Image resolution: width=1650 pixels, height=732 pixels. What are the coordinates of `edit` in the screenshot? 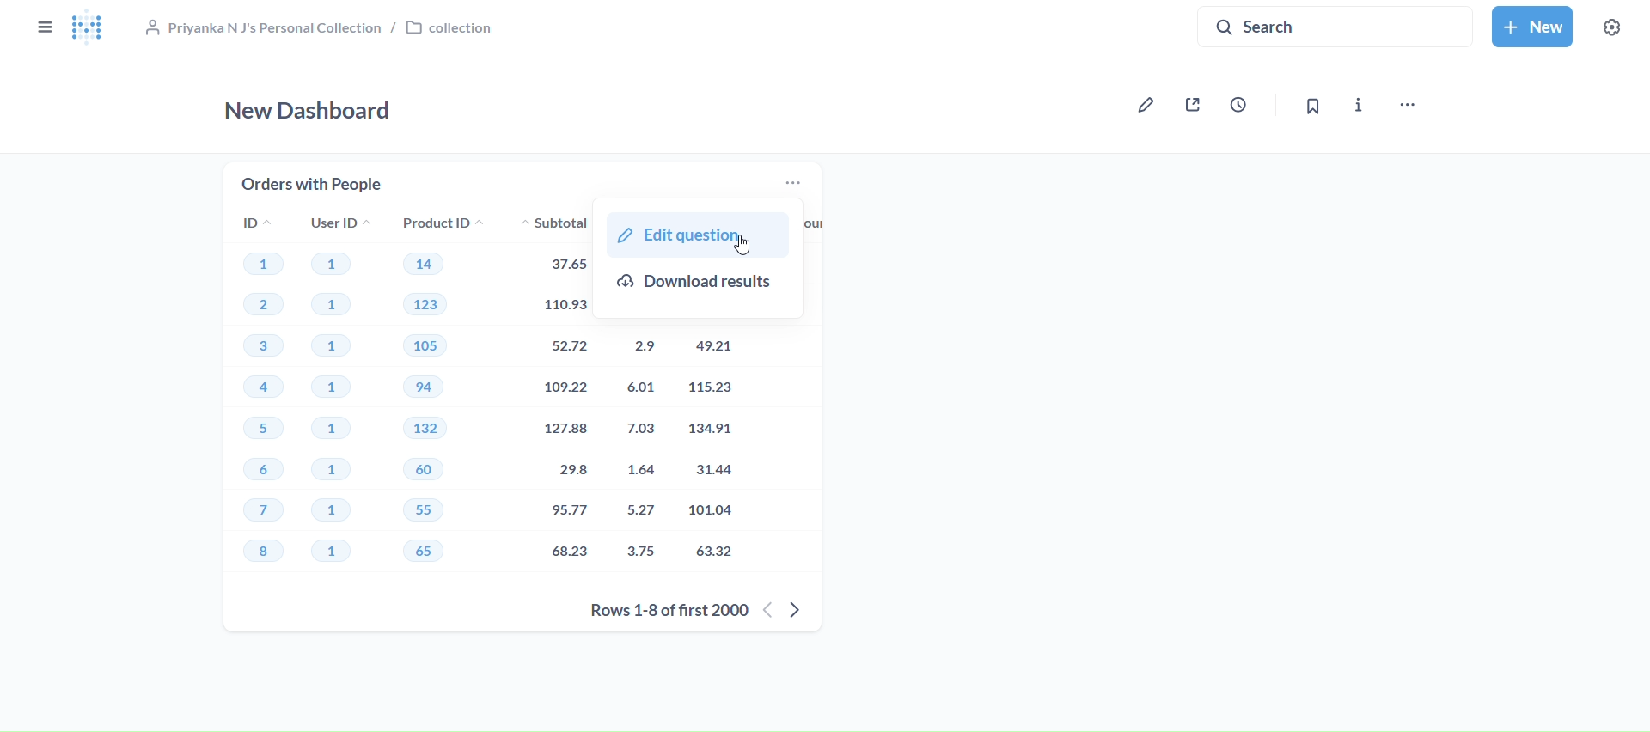 It's located at (1143, 106).